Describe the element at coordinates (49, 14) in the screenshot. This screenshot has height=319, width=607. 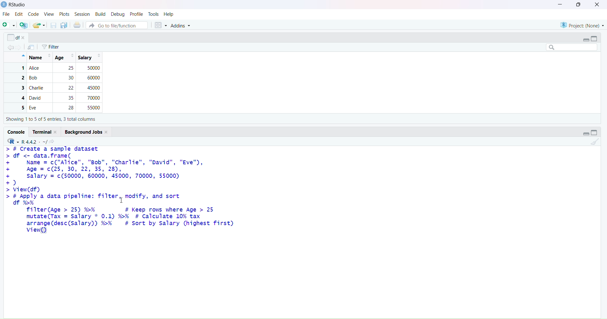
I see `view` at that location.